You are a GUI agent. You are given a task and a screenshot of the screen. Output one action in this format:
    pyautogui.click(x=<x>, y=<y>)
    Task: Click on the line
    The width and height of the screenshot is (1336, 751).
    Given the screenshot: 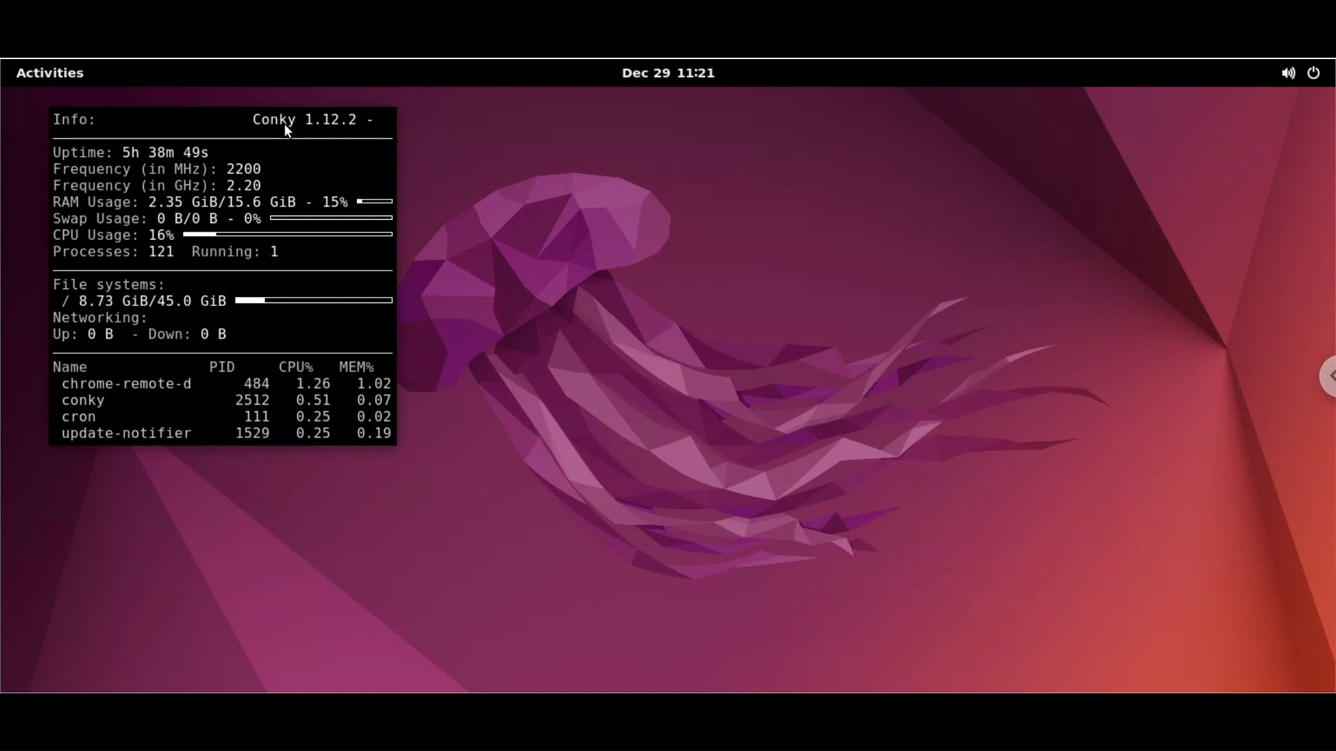 What is the action you would take?
    pyautogui.click(x=220, y=271)
    